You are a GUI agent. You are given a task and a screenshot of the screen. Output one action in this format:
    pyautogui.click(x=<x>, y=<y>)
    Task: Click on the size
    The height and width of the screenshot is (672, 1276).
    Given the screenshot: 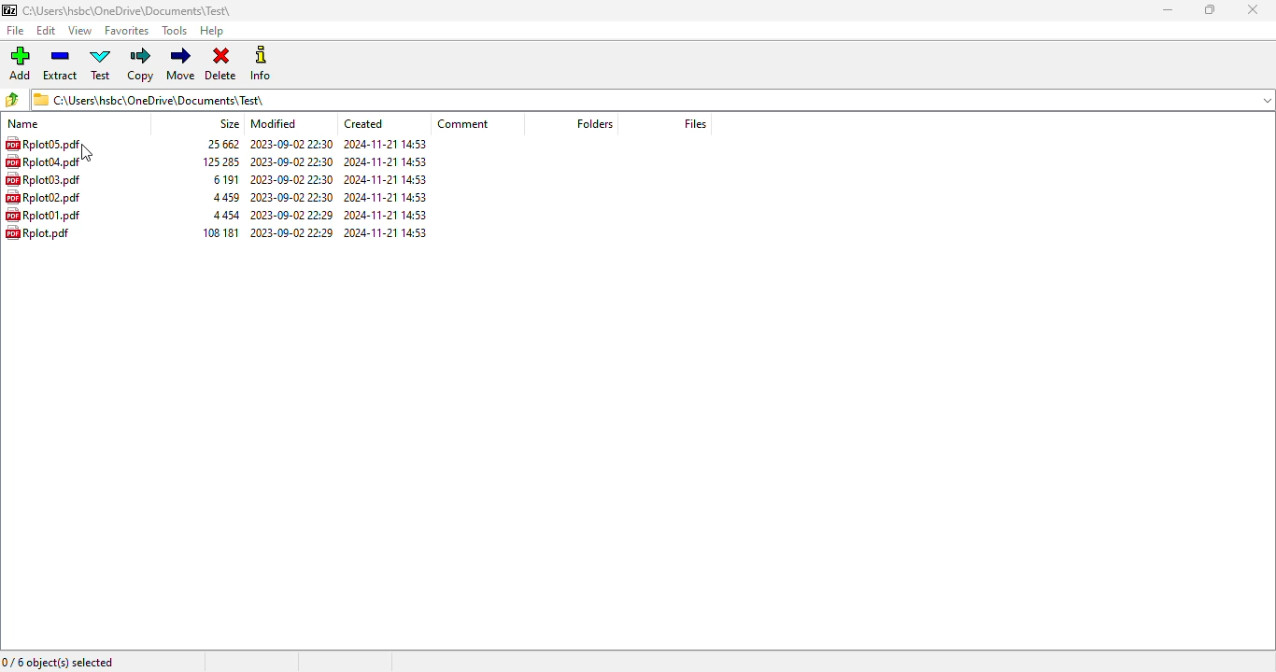 What is the action you would take?
    pyautogui.click(x=222, y=161)
    